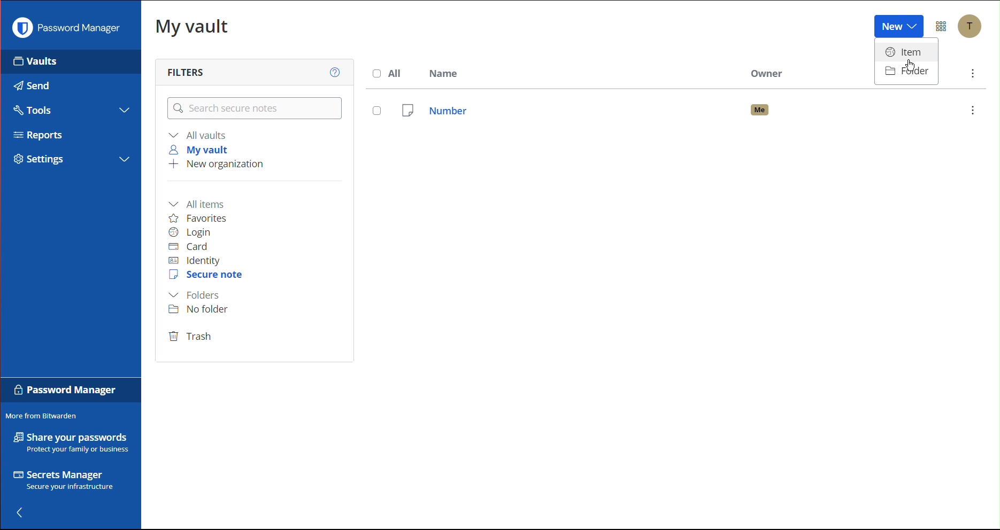 The width and height of the screenshot is (1000, 530). Describe the element at coordinates (199, 135) in the screenshot. I see `All vaults` at that location.